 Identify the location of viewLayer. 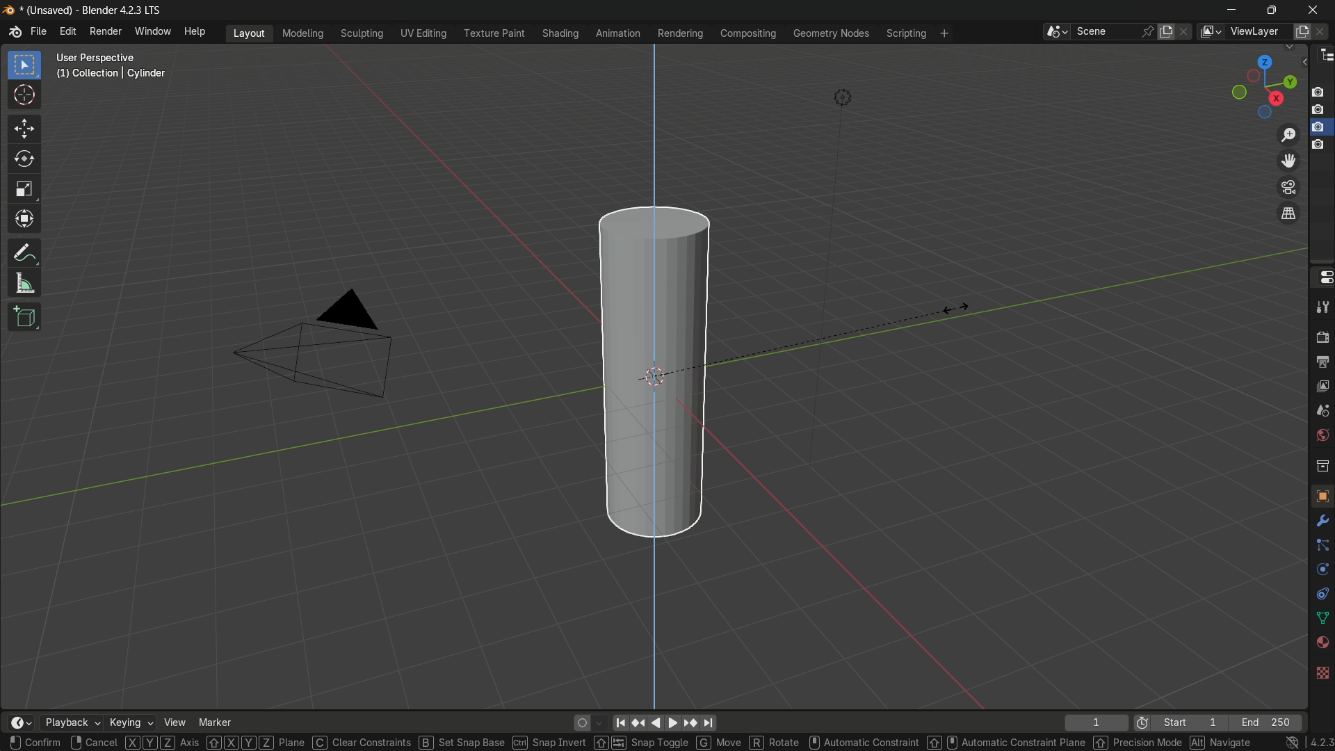
(1255, 32).